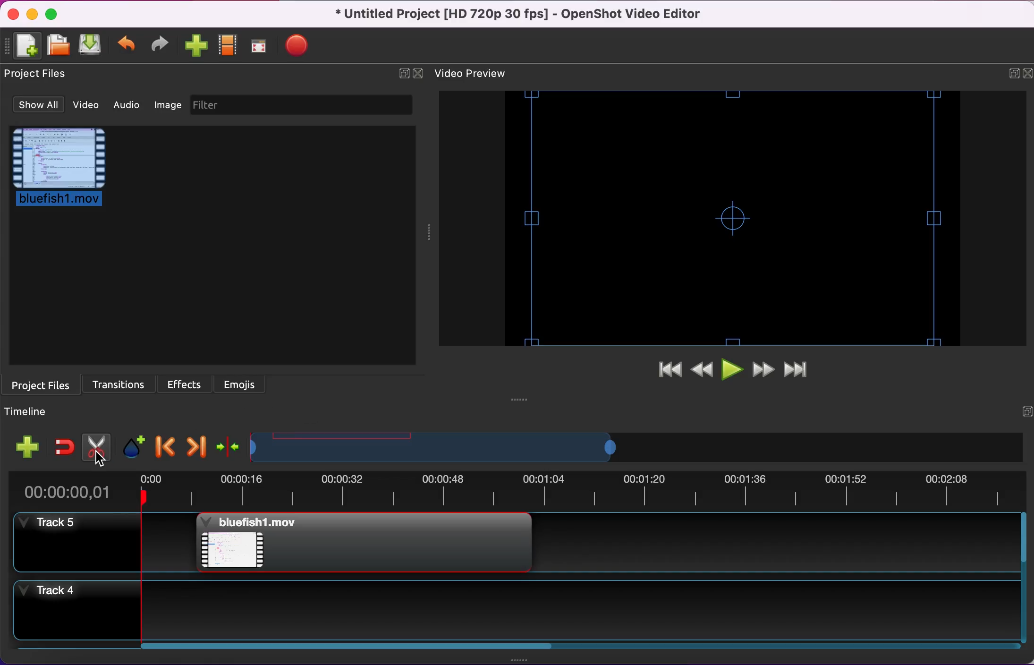  I want to click on track 5, so click(76, 544).